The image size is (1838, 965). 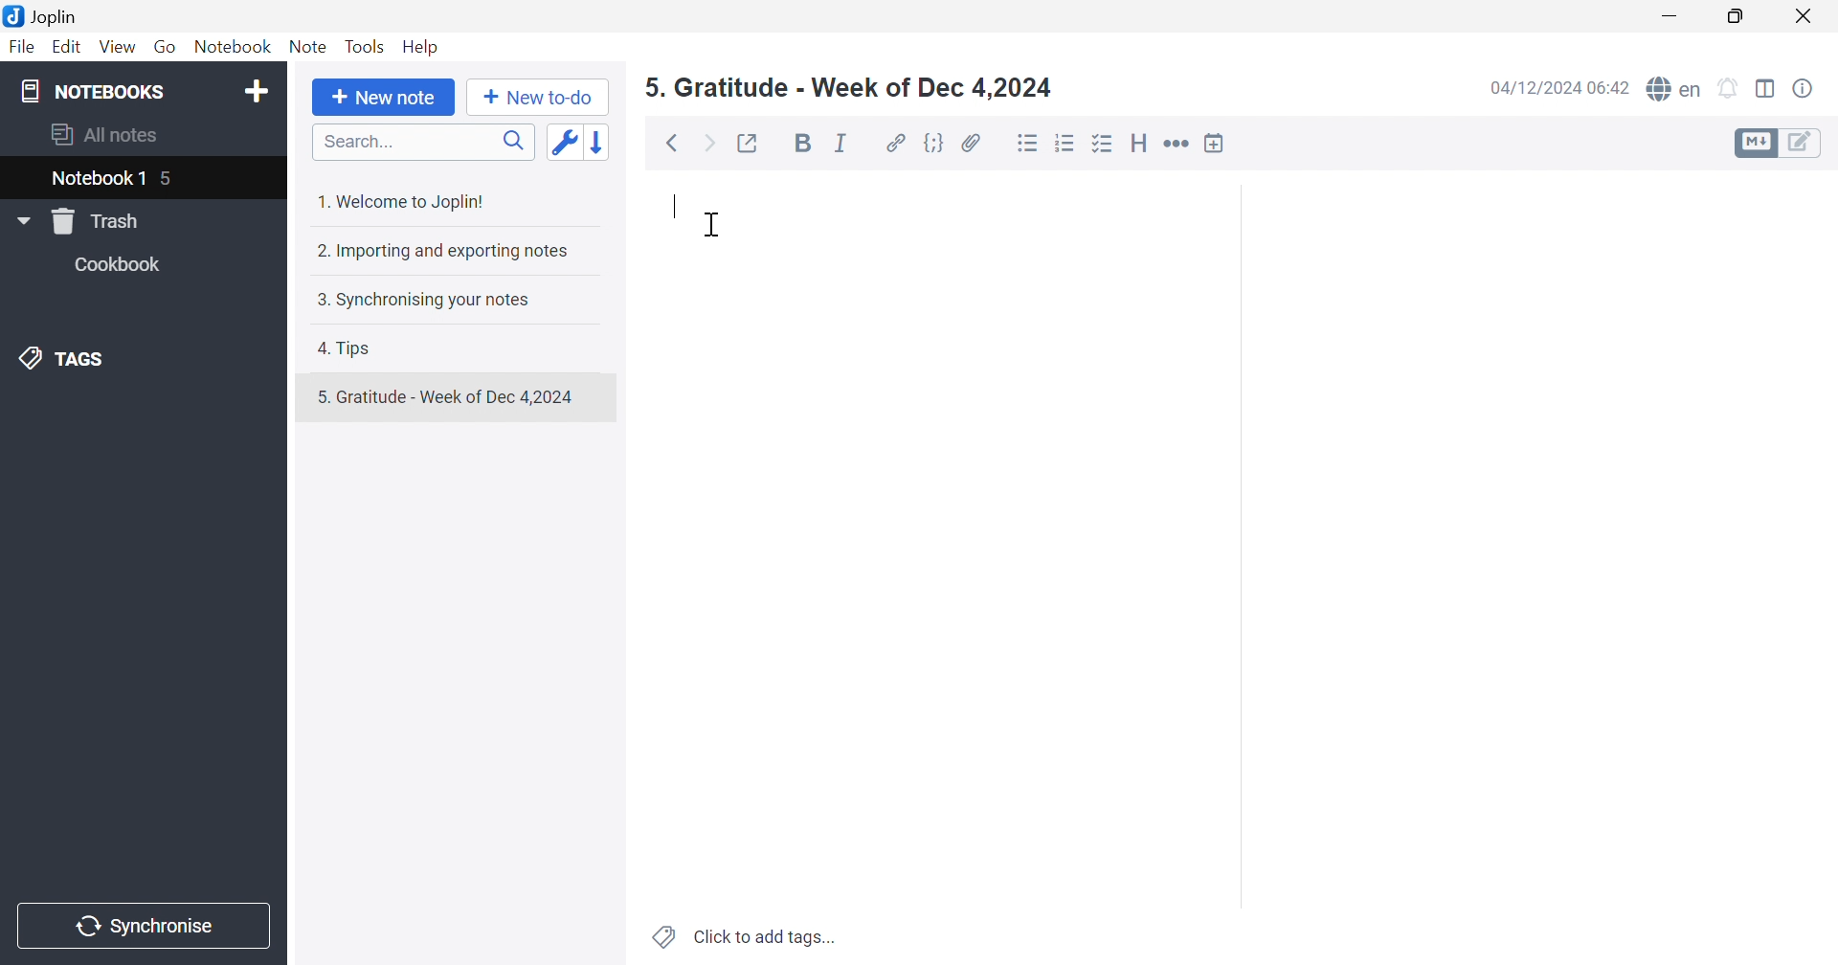 What do you see at coordinates (22, 220) in the screenshot?
I see `Drop Down` at bounding box center [22, 220].